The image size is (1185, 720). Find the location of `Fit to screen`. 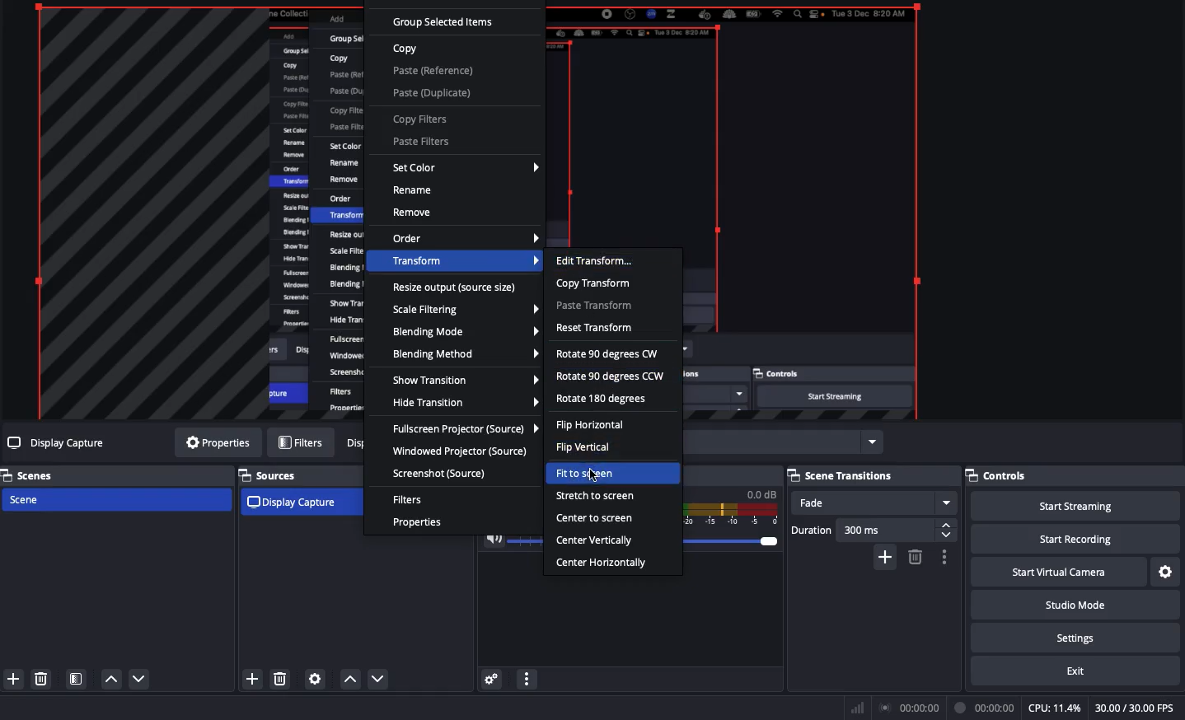

Fit to screen is located at coordinates (590, 474).